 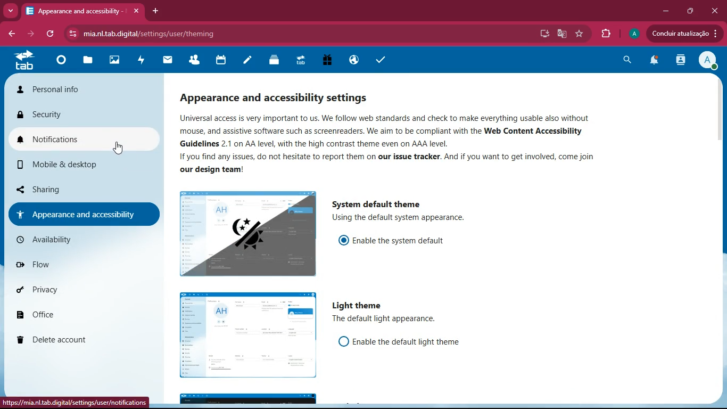 I want to click on gift, so click(x=328, y=61).